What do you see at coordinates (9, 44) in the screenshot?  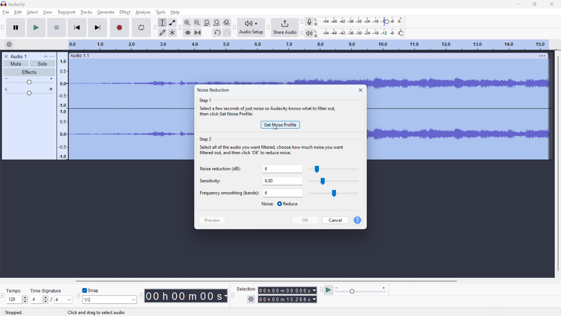 I see `timeline settings` at bounding box center [9, 44].